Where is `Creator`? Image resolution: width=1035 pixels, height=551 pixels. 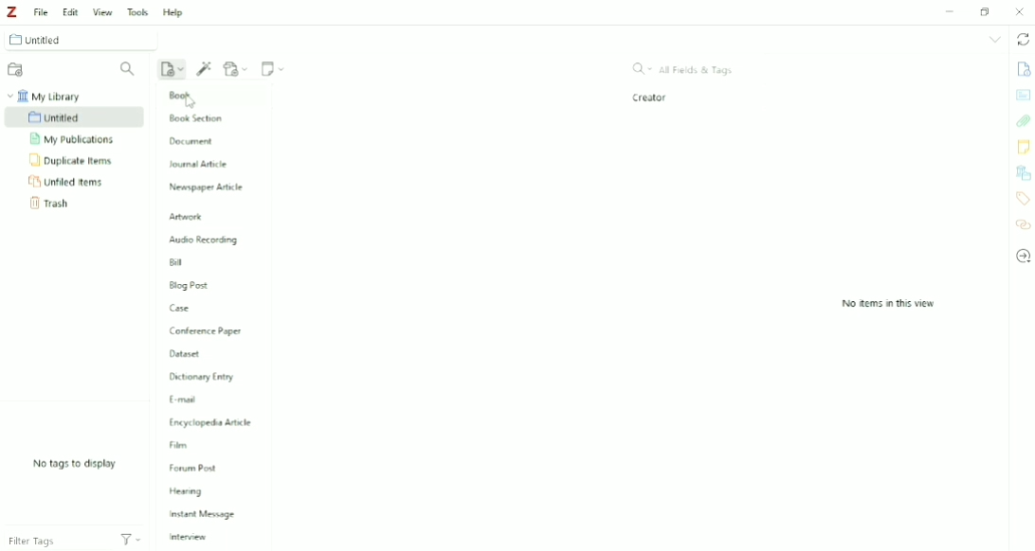 Creator is located at coordinates (651, 98).